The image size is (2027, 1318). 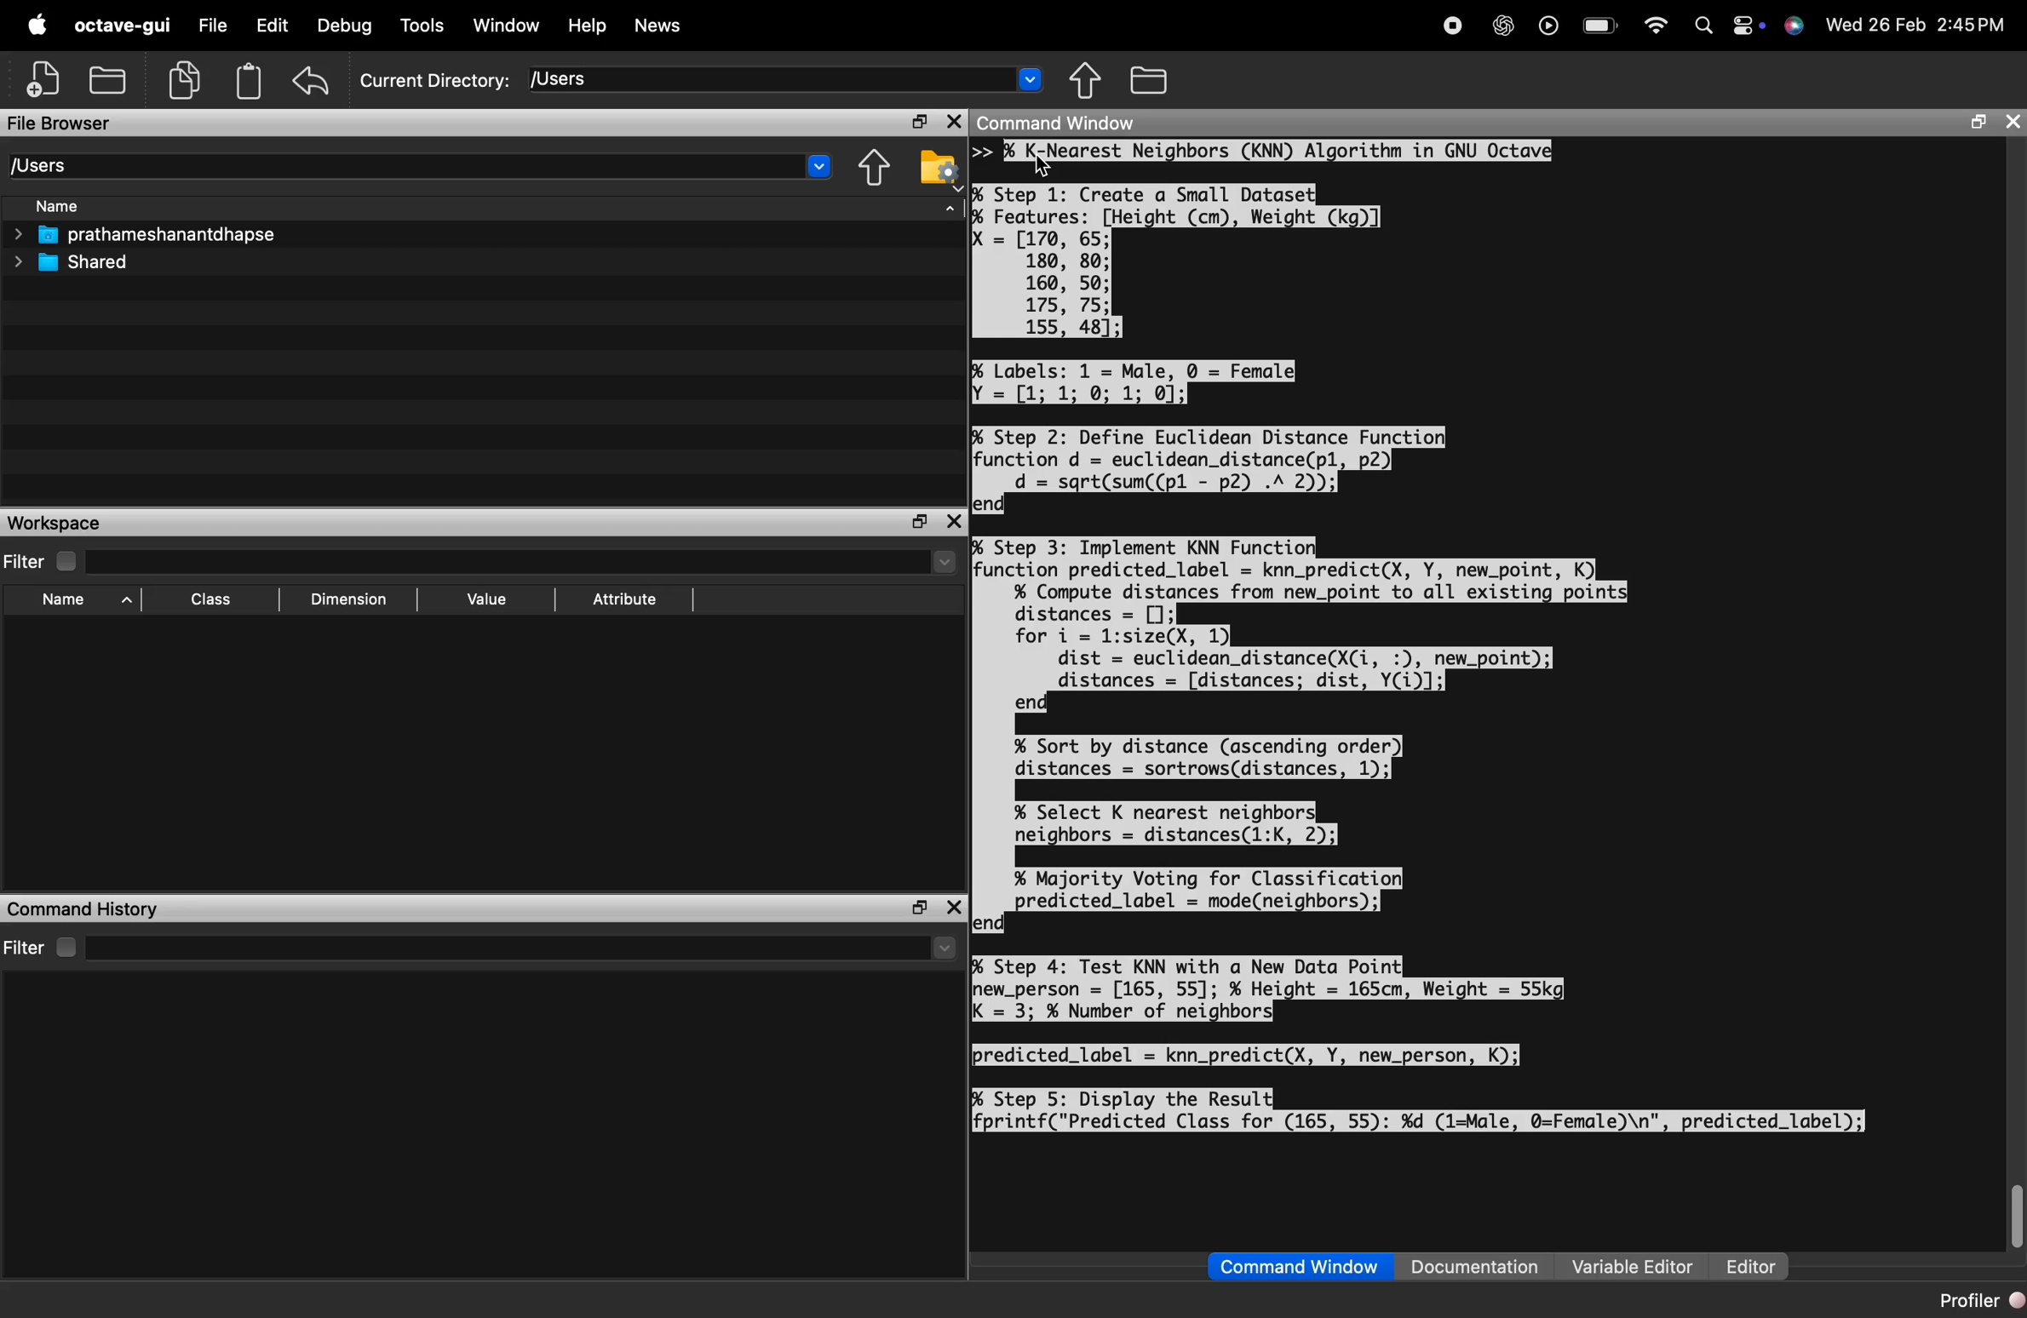 What do you see at coordinates (70, 205) in the screenshot?
I see `Name` at bounding box center [70, 205].